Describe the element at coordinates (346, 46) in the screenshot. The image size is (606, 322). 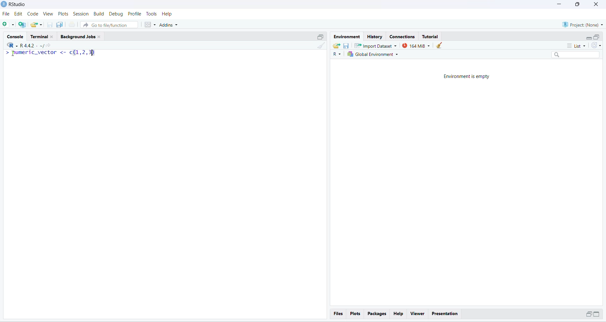
I see `save` at that location.